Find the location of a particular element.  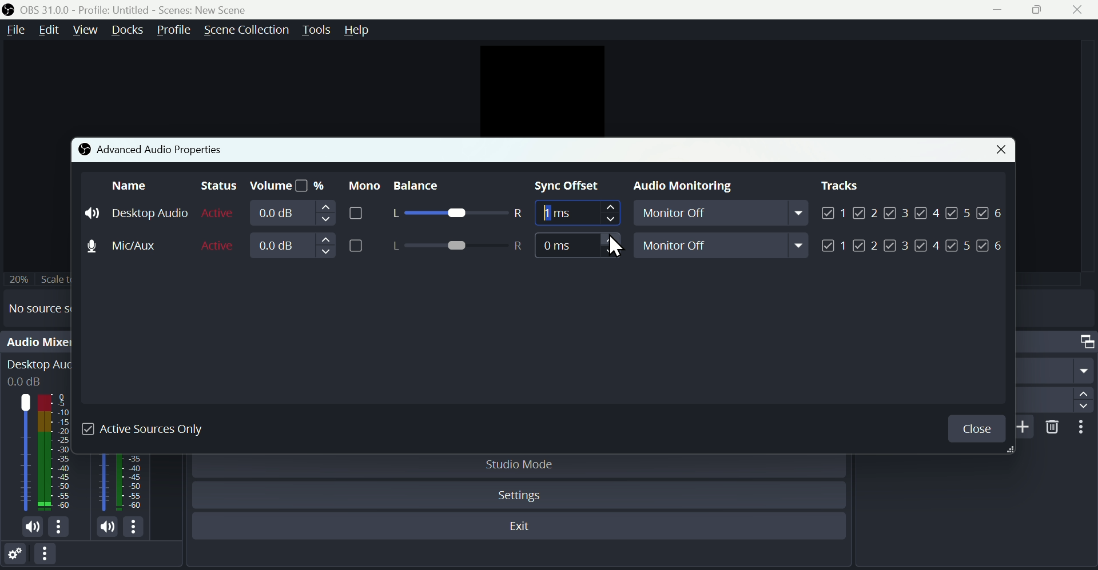

Balance slider is located at coordinates (455, 214).